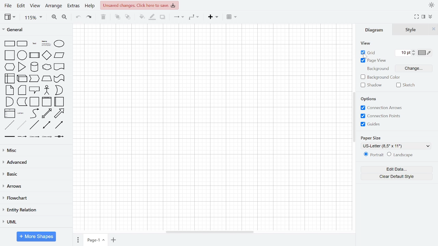 The height and width of the screenshot is (246, 438). Describe the element at coordinates (400, 155) in the screenshot. I see `landscape` at that location.